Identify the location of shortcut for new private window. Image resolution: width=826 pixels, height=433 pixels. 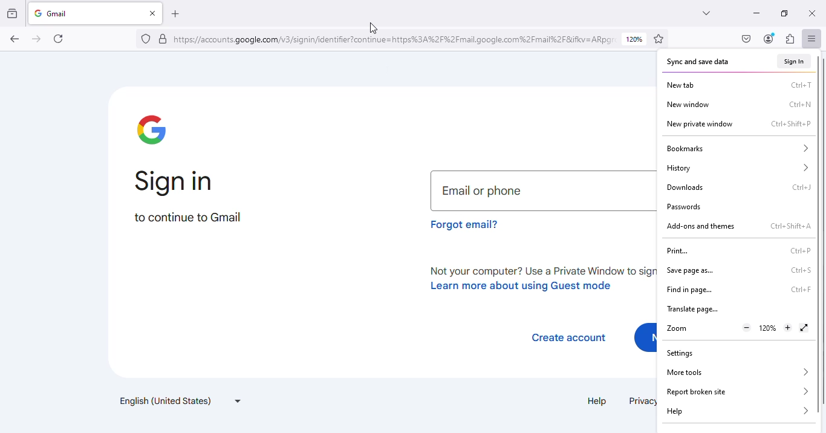
(791, 125).